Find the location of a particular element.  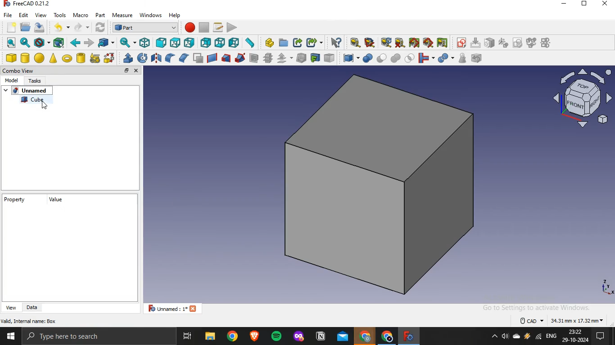

refresh is located at coordinates (386, 42).